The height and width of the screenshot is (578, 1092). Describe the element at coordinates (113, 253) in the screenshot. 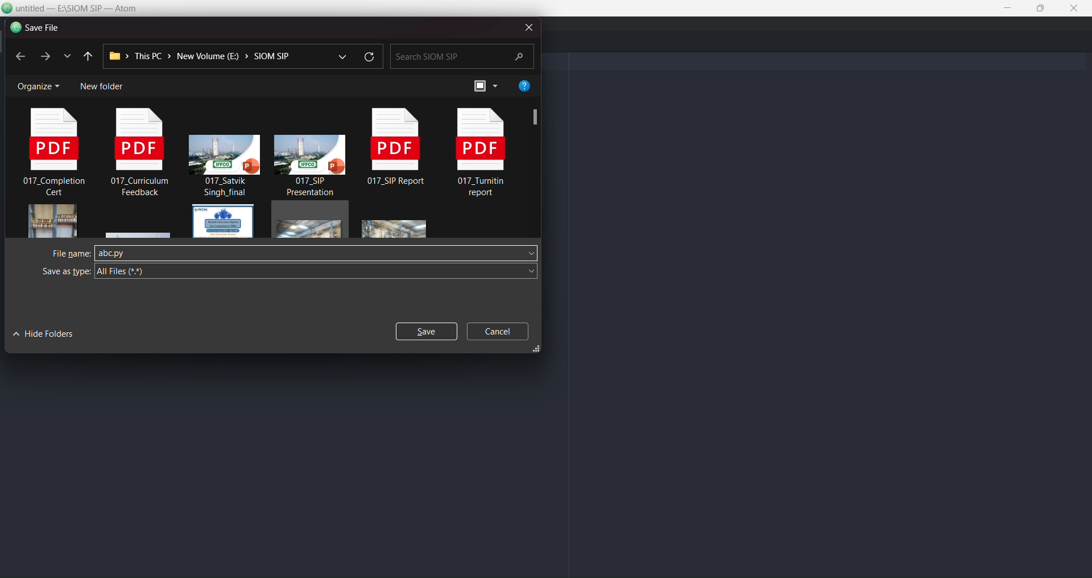

I see `abc.py` at that location.